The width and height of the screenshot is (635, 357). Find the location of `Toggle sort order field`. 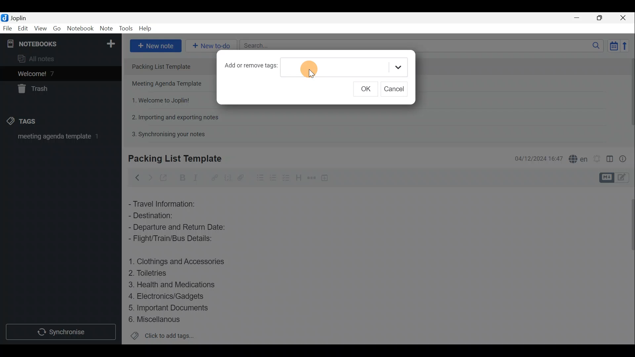

Toggle sort order field is located at coordinates (612, 46).